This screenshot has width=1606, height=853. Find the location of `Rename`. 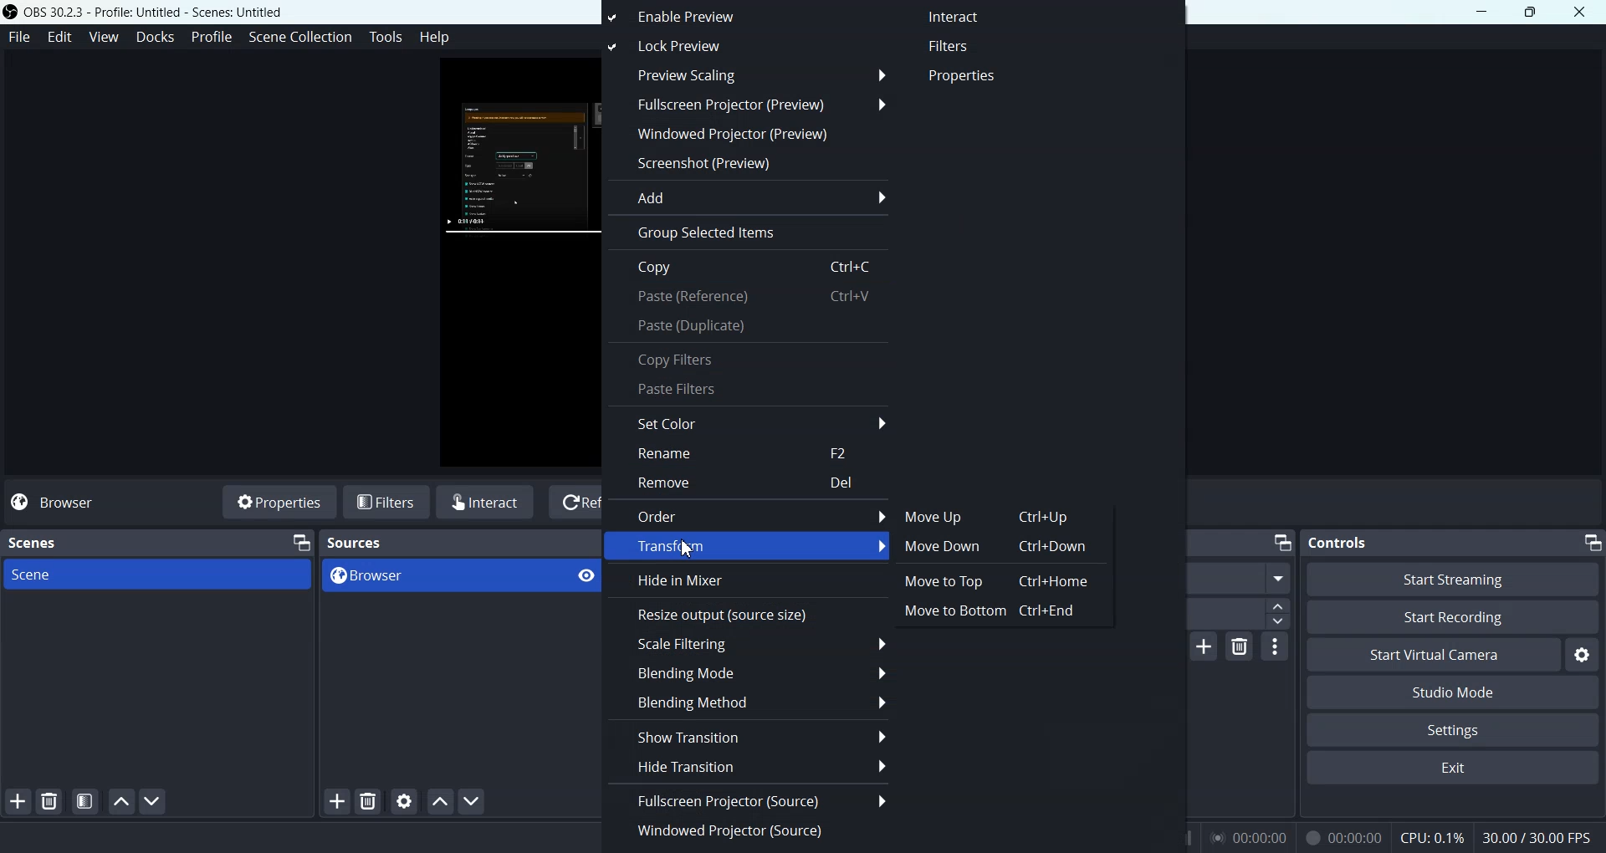

Rename is located at coordinates (750, 453).